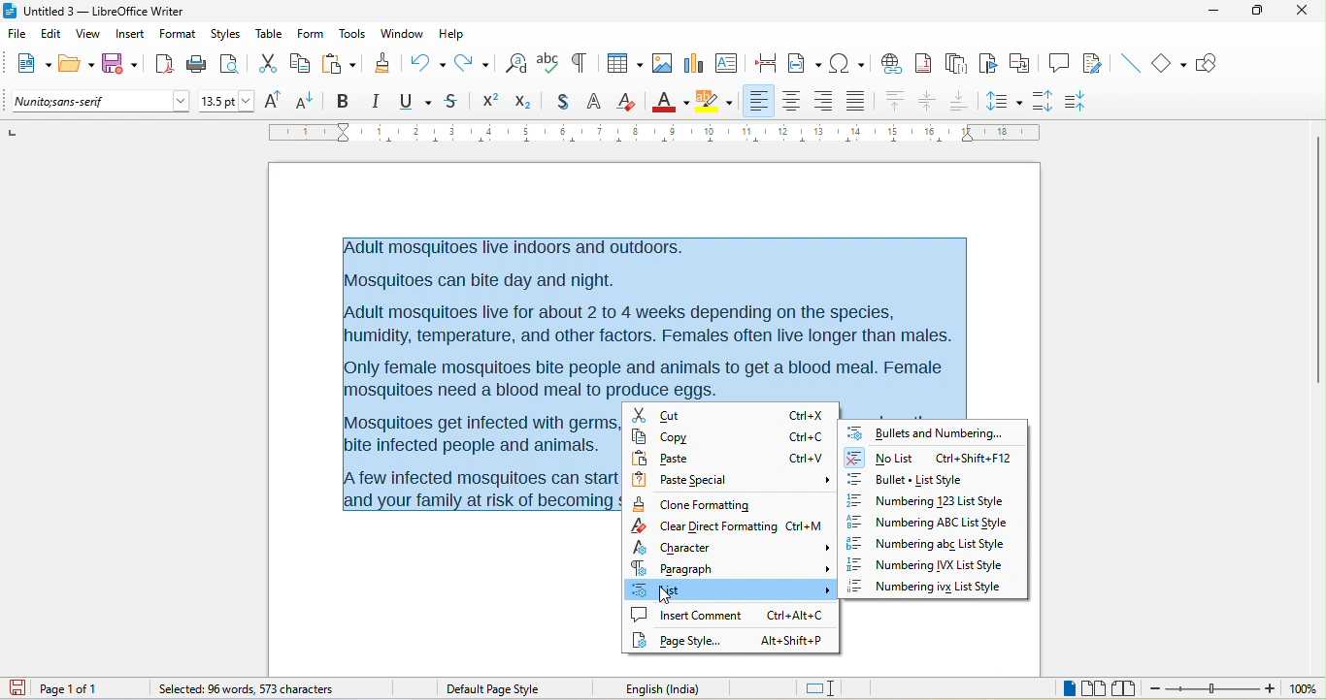 This screenshot has height=700, width=1326. I want to click on tools, so click(354, 35).